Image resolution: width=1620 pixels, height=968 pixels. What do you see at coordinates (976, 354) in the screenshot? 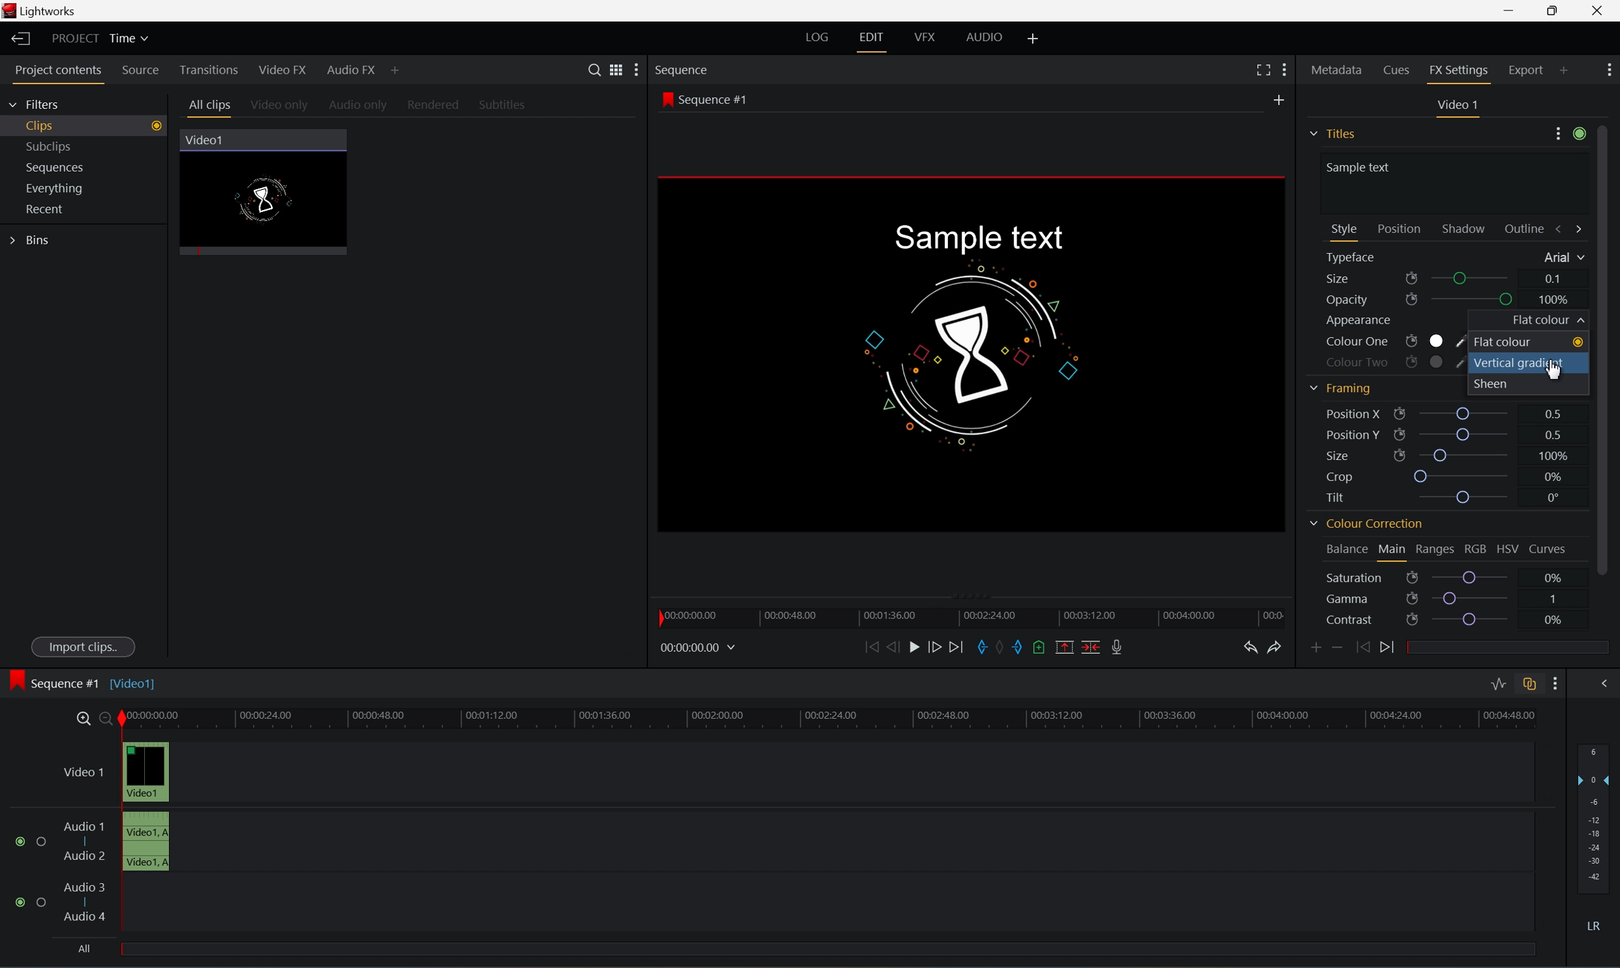
I see `image` at bounding box center [976, 354].